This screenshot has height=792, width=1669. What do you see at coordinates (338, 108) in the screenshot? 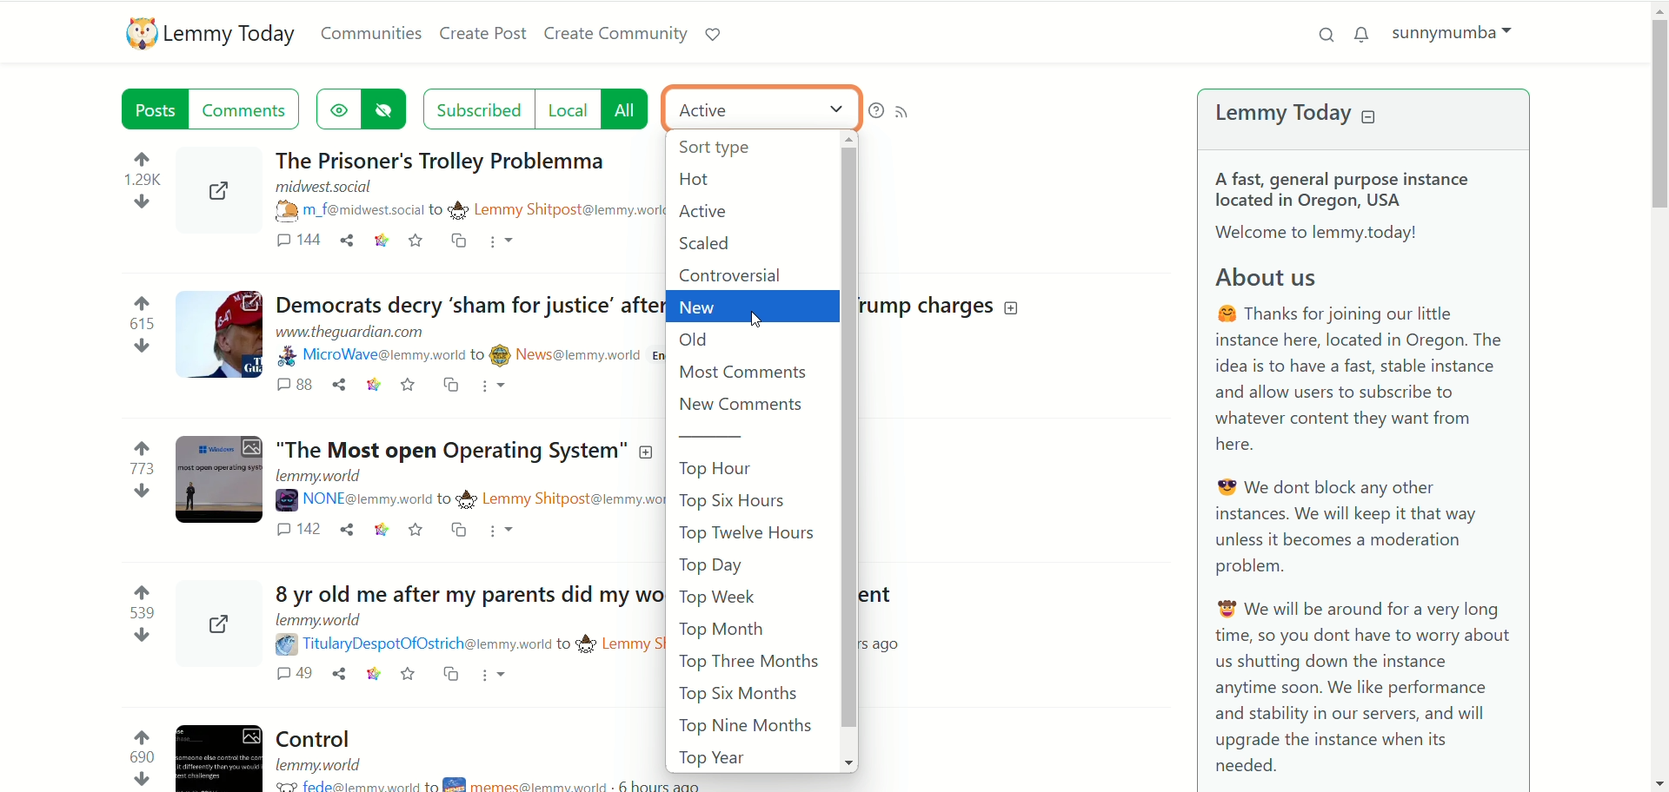
I see `show hidden posts` at bounding box center [338, 108].